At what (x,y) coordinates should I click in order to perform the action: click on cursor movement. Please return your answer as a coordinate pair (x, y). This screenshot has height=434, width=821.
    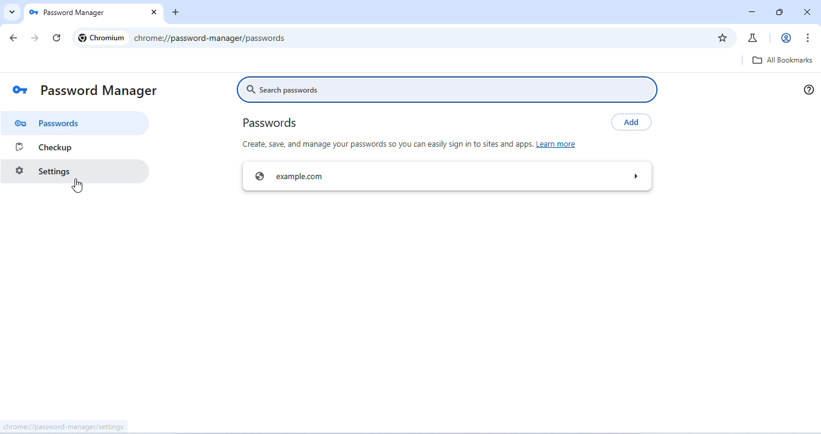
    Looking at the image, I should click on (78, 186).